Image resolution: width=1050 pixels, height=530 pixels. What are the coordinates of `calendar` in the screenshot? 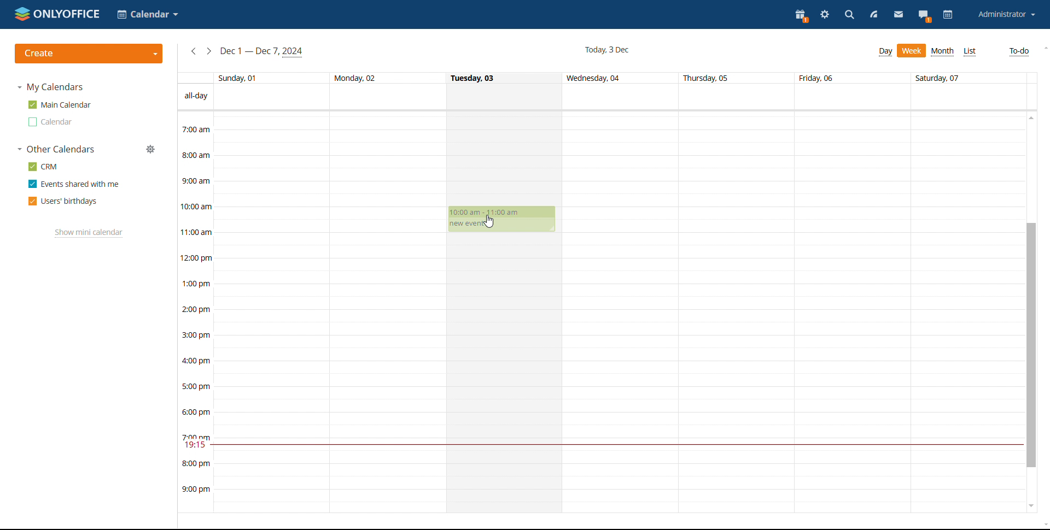 It's located at (948, 15).